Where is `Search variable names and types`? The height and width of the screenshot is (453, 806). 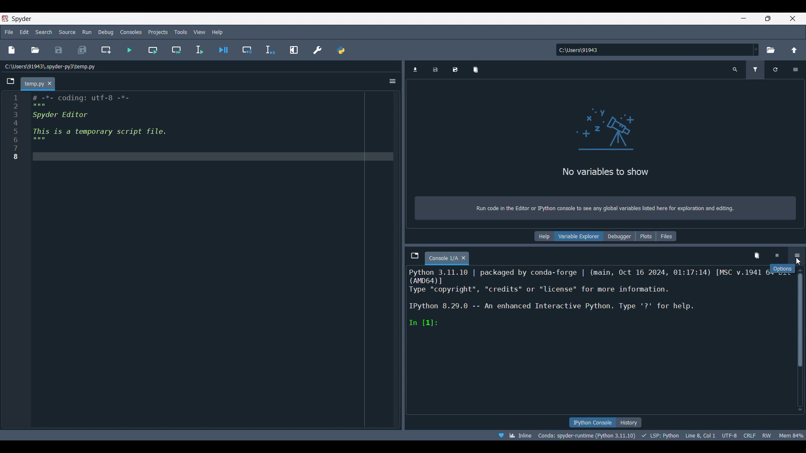
Search variable names and types is located at coordinates (735, 70).